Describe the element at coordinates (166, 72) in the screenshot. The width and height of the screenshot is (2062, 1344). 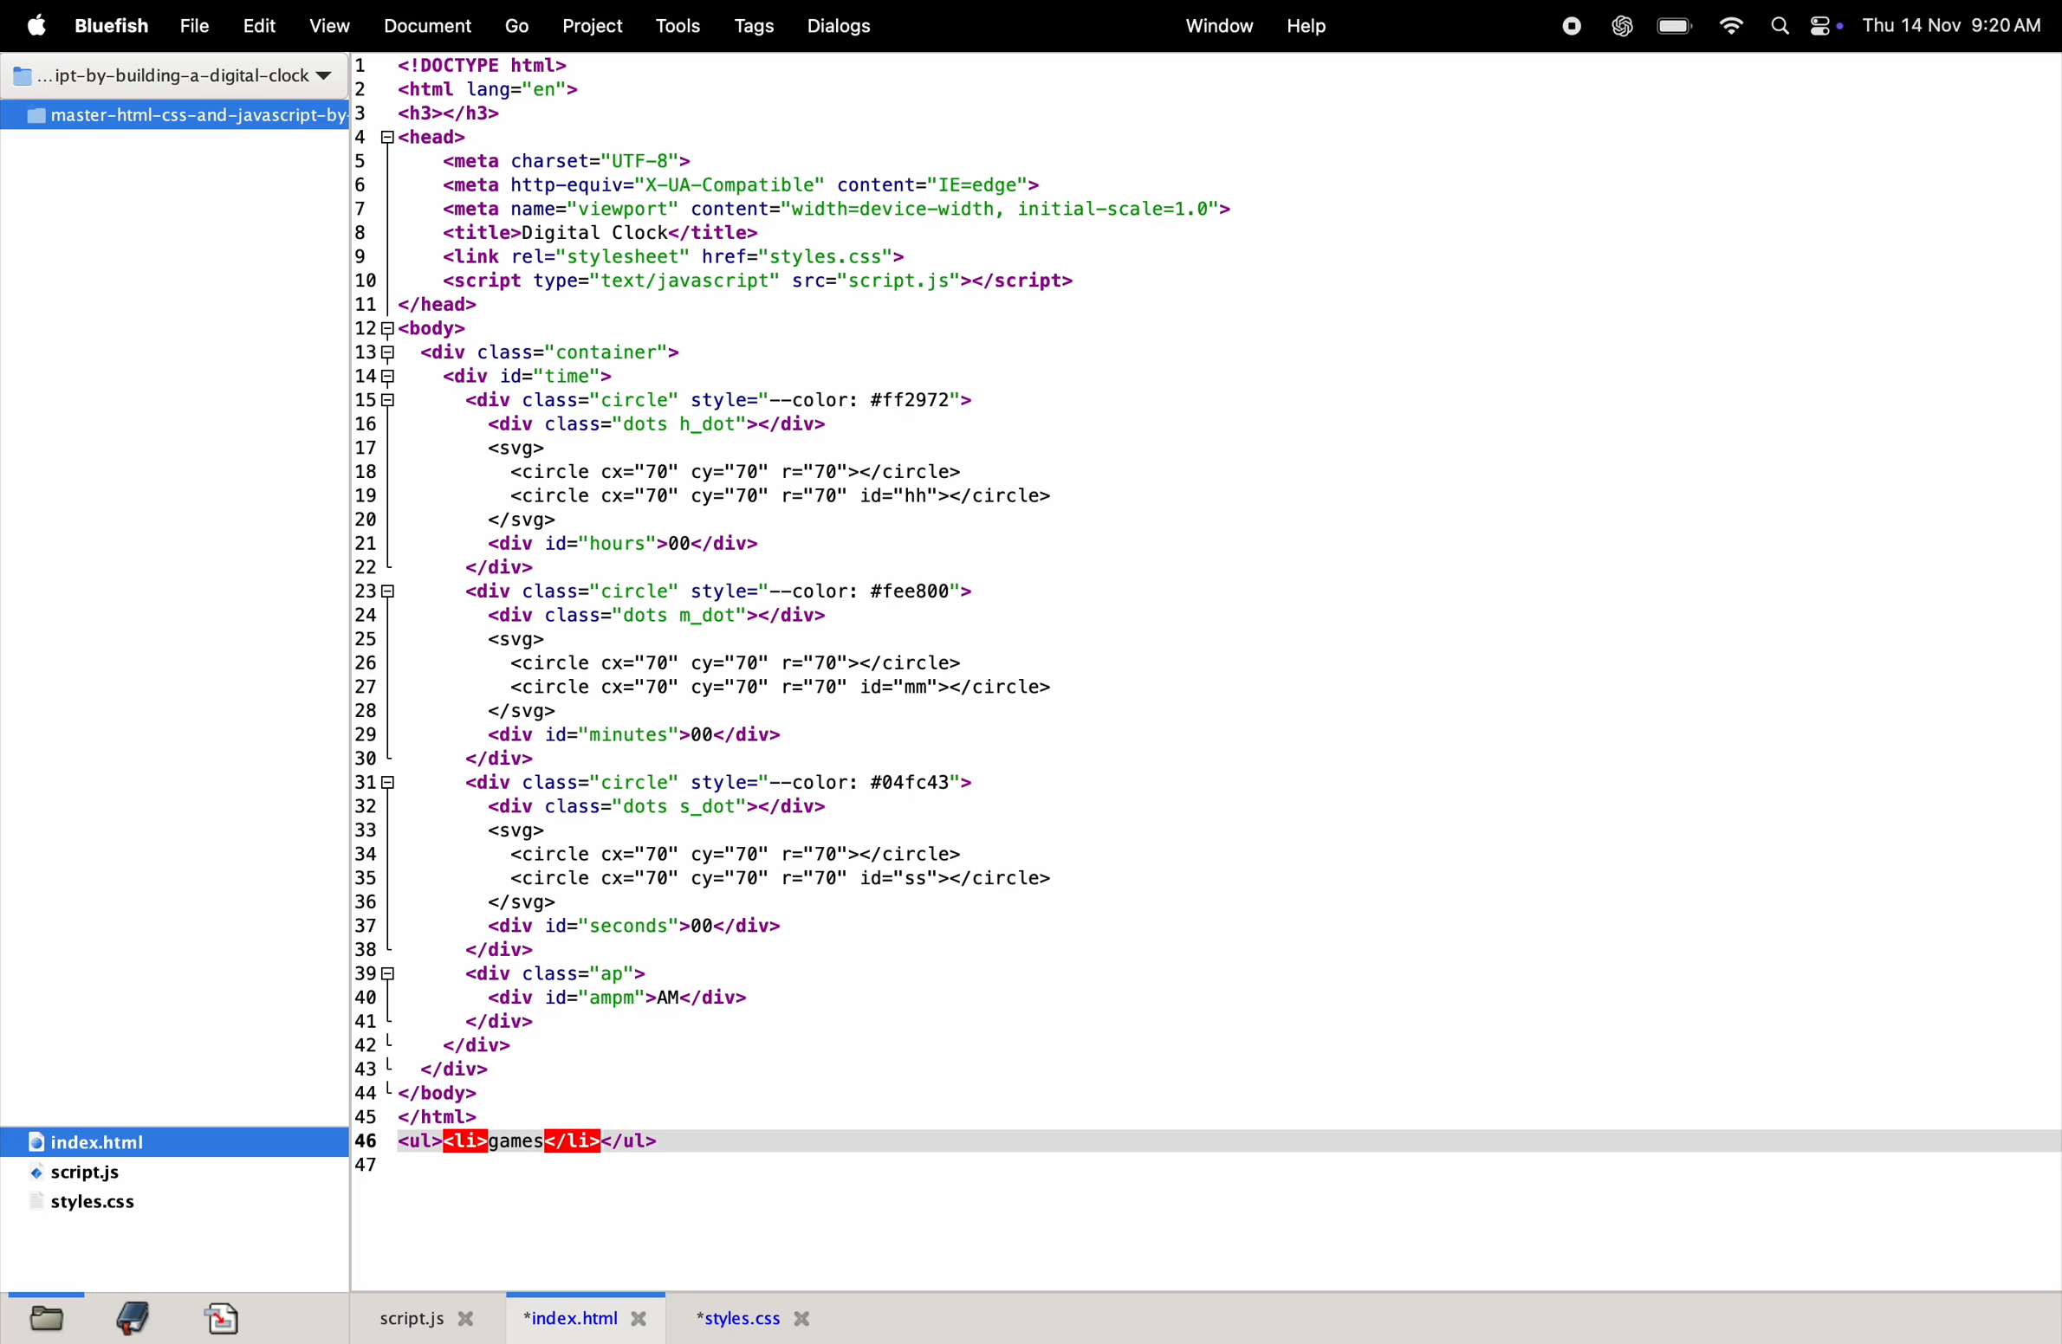
I see `title` at that location.